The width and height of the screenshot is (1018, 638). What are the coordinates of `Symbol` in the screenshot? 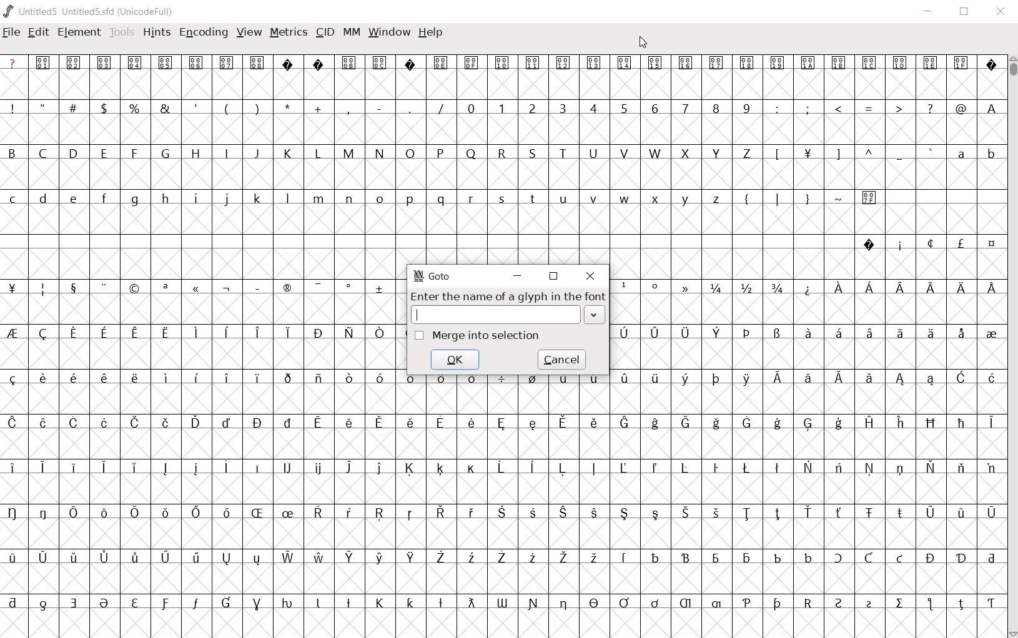 It's located at (104, 424).